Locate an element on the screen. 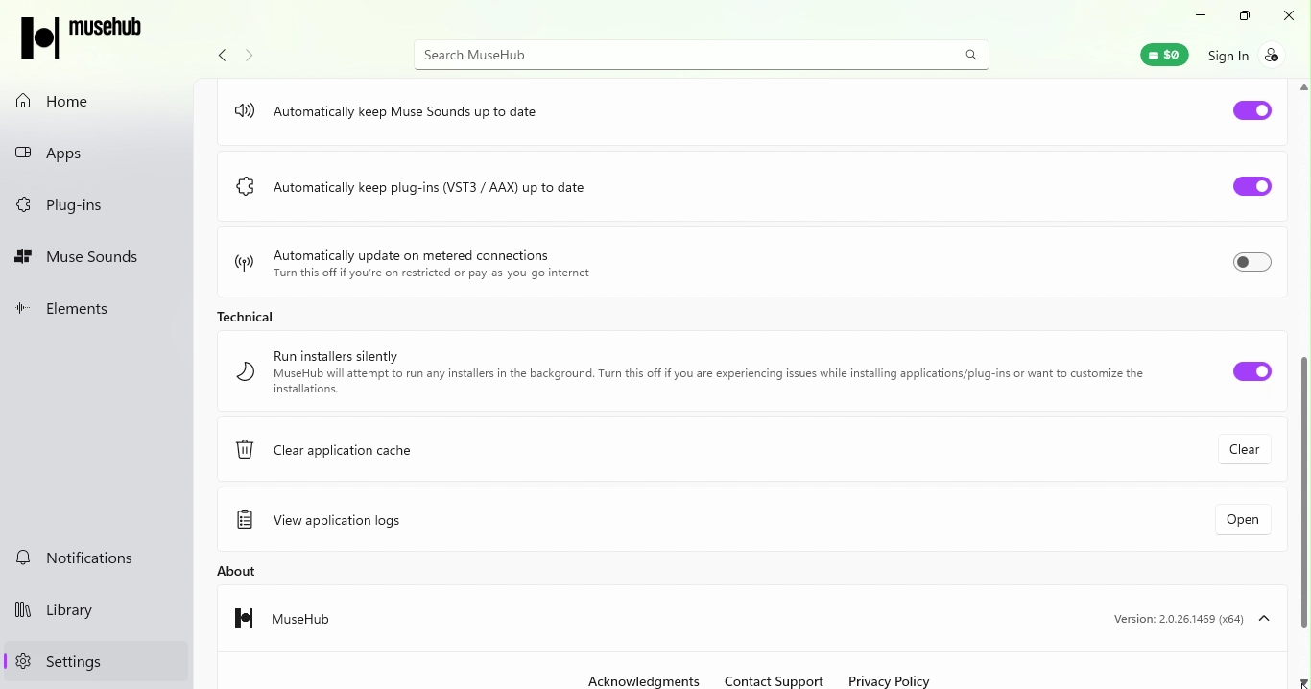 The image size is (1311, 689). Privacy policy is located at coordinates (893, 679).